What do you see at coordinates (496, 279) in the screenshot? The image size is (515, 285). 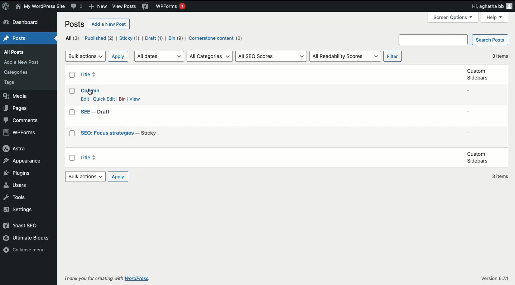 I see `` at bounding box center [496, 279].